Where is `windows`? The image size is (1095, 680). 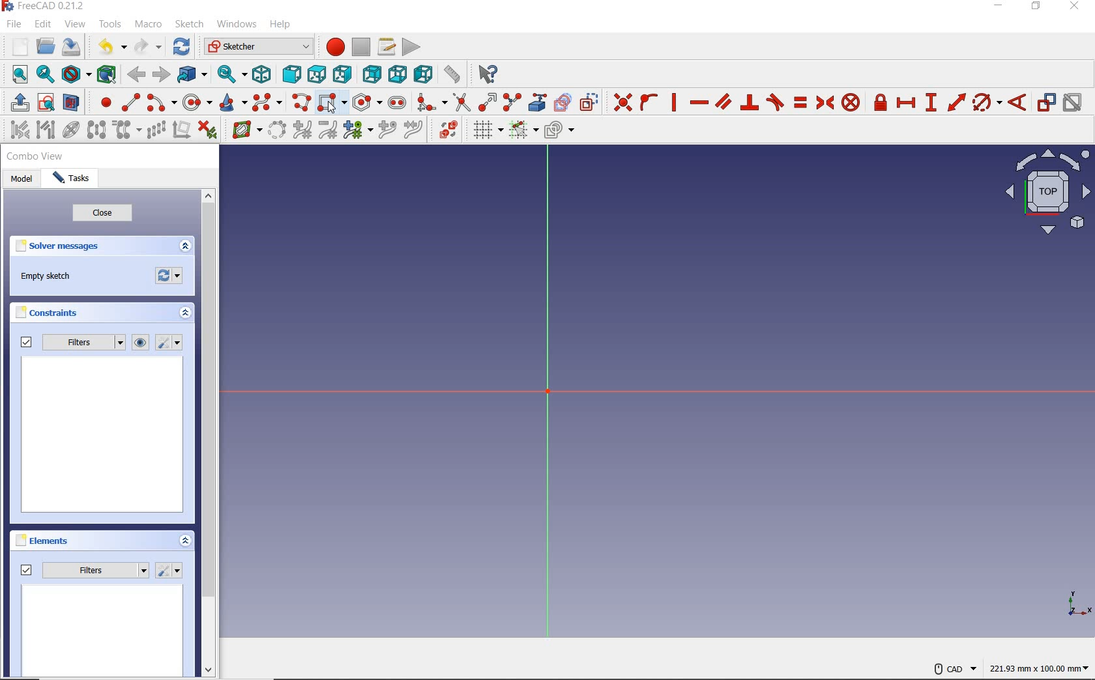 windows is located at coordinates (237, 24).